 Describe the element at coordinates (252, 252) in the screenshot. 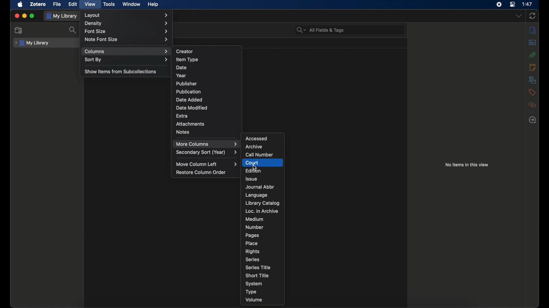

I see `rights` at that location.